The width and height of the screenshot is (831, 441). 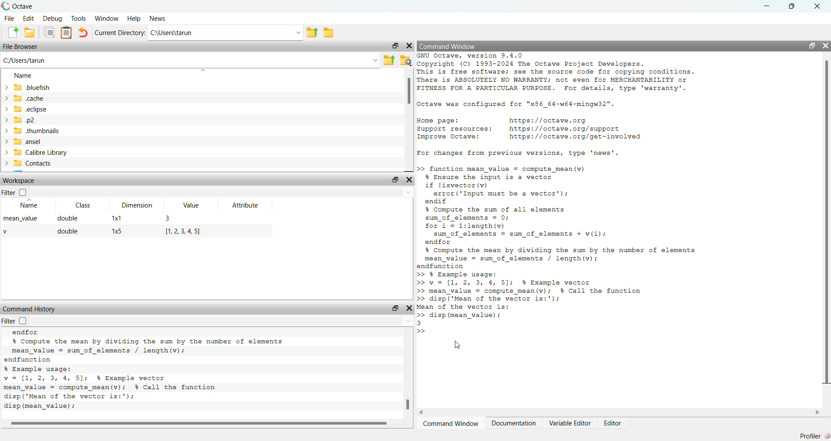 I want to click on double, so click(x=68, y=218).